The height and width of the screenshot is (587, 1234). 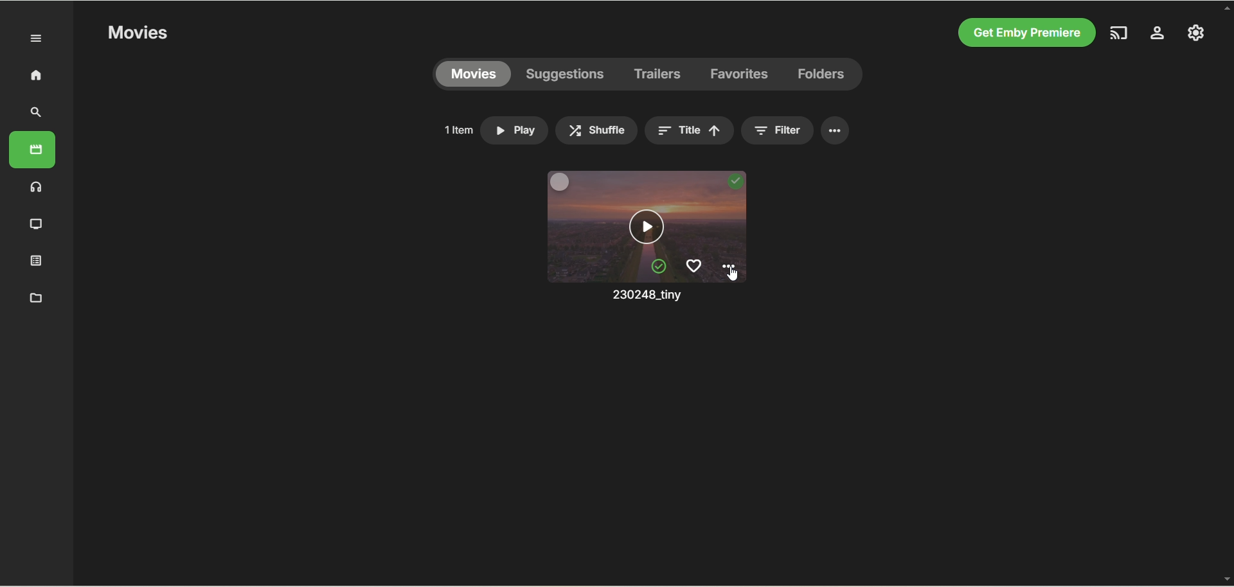 I want to click on multi-select, so click(x=560, y=182).